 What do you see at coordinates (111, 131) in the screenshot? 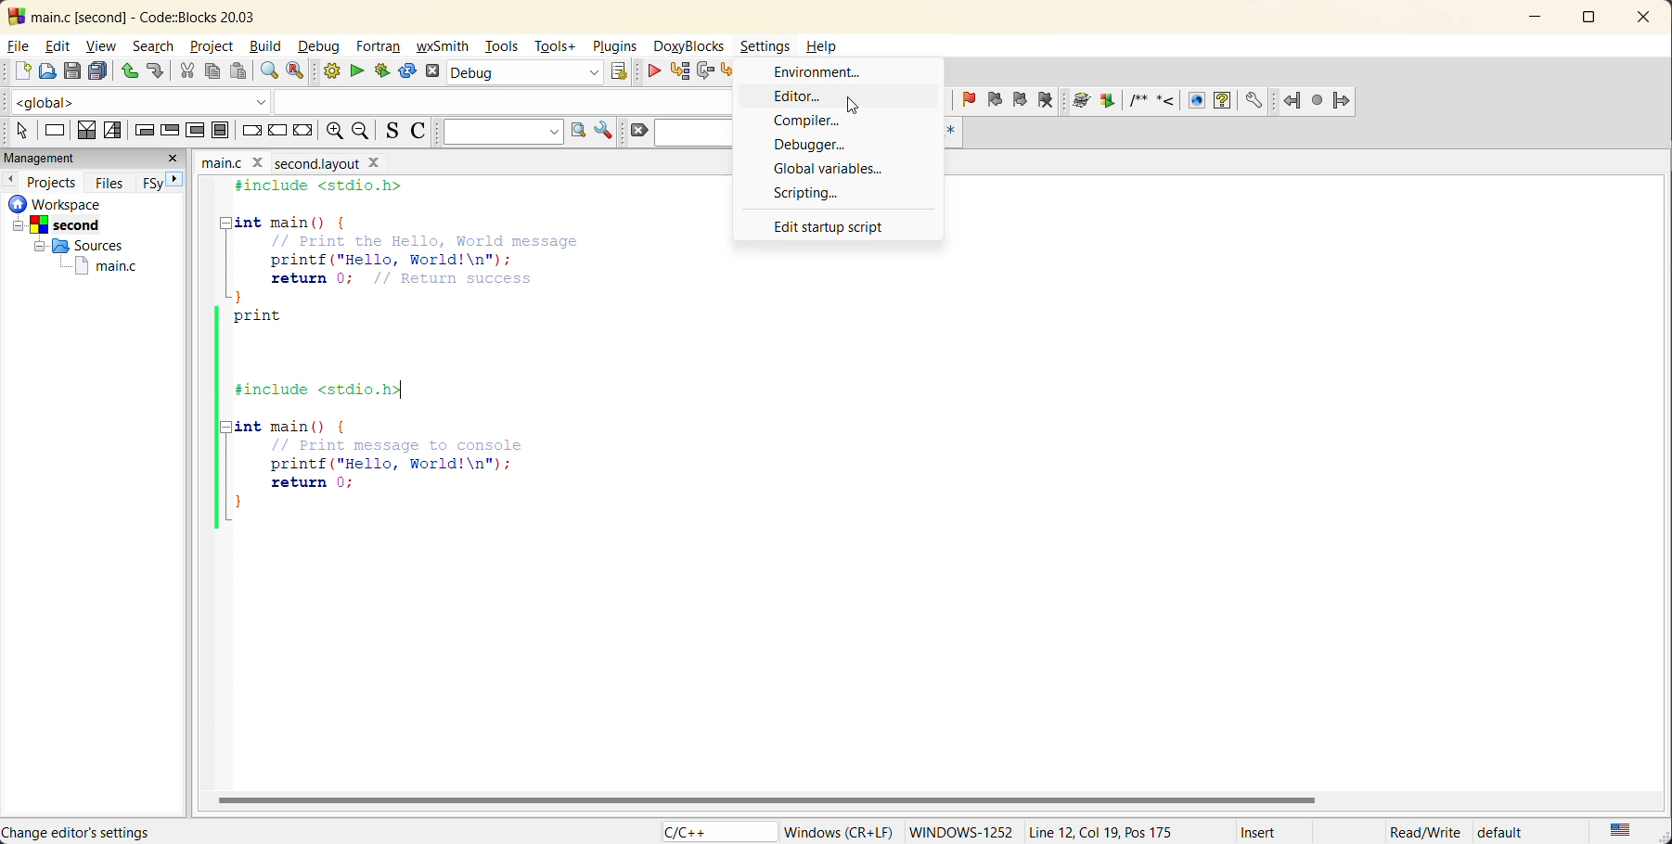
I see `selection` at bounding box center [111, 131].